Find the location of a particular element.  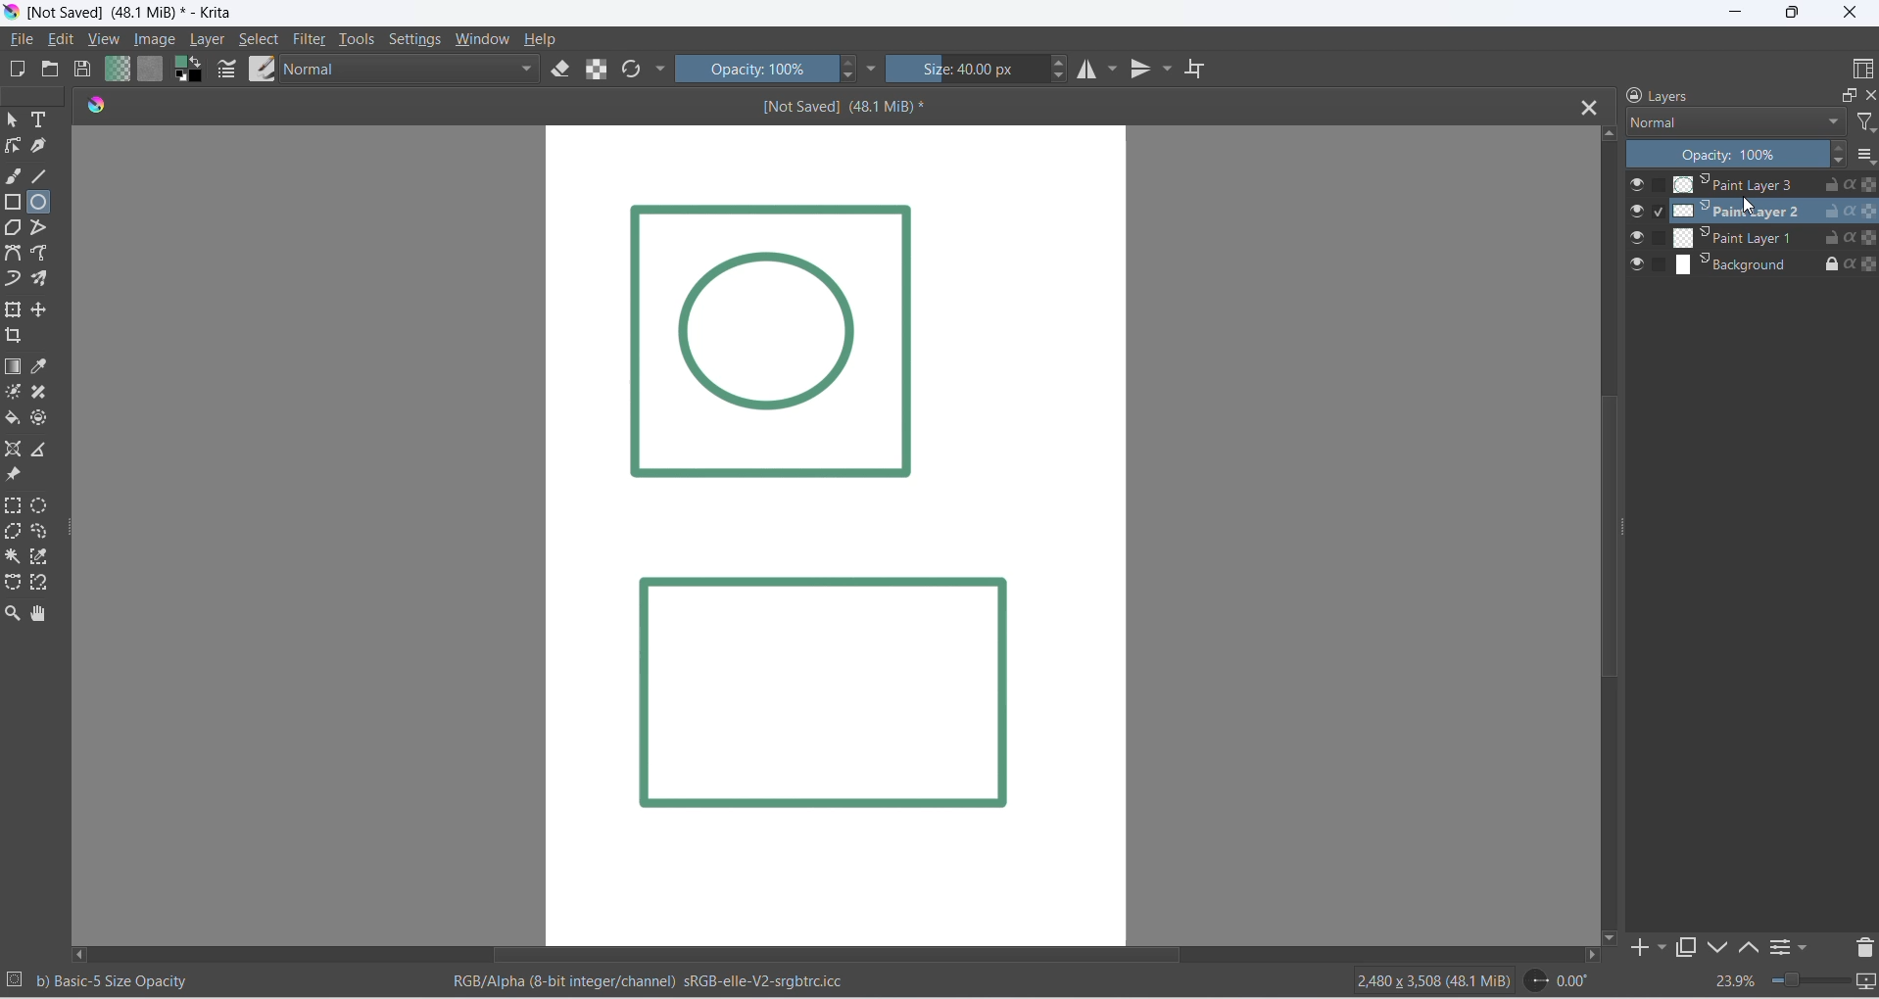

paint layer 1 is located at coordinates (1734, 211).